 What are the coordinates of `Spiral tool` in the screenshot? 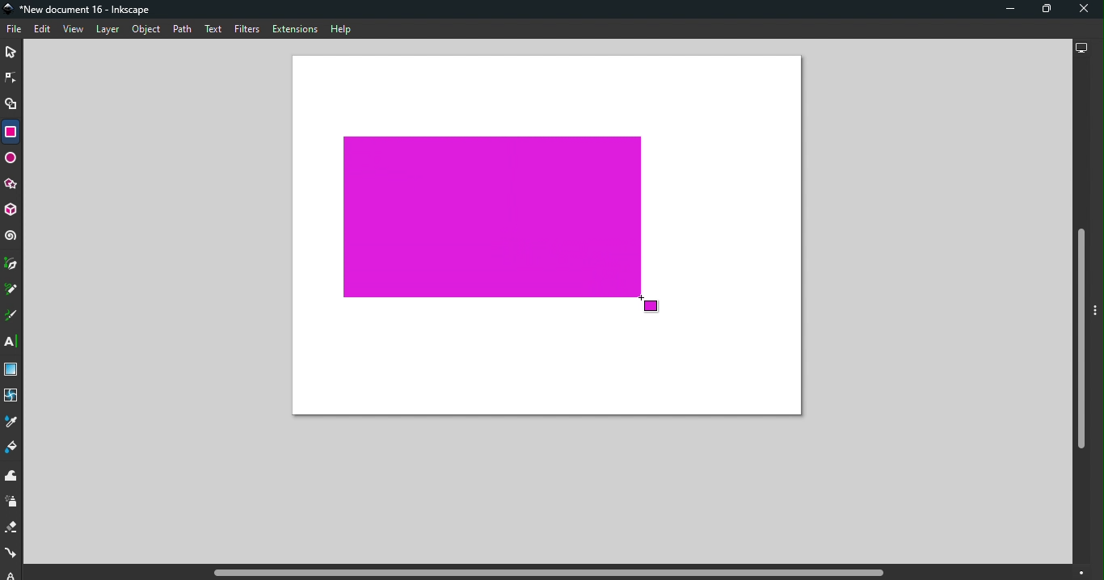 It's located at (11, 236).